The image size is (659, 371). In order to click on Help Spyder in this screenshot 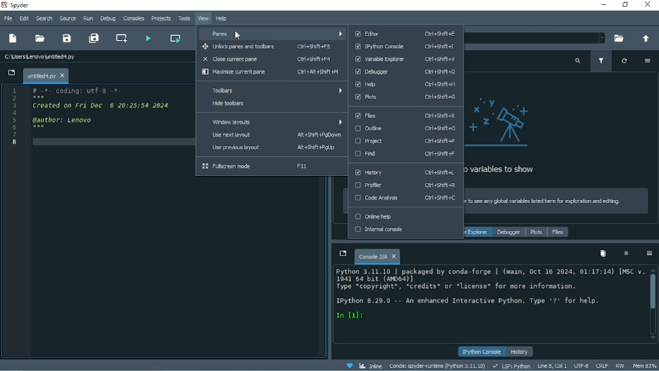, I will do `click(349, 366)`.